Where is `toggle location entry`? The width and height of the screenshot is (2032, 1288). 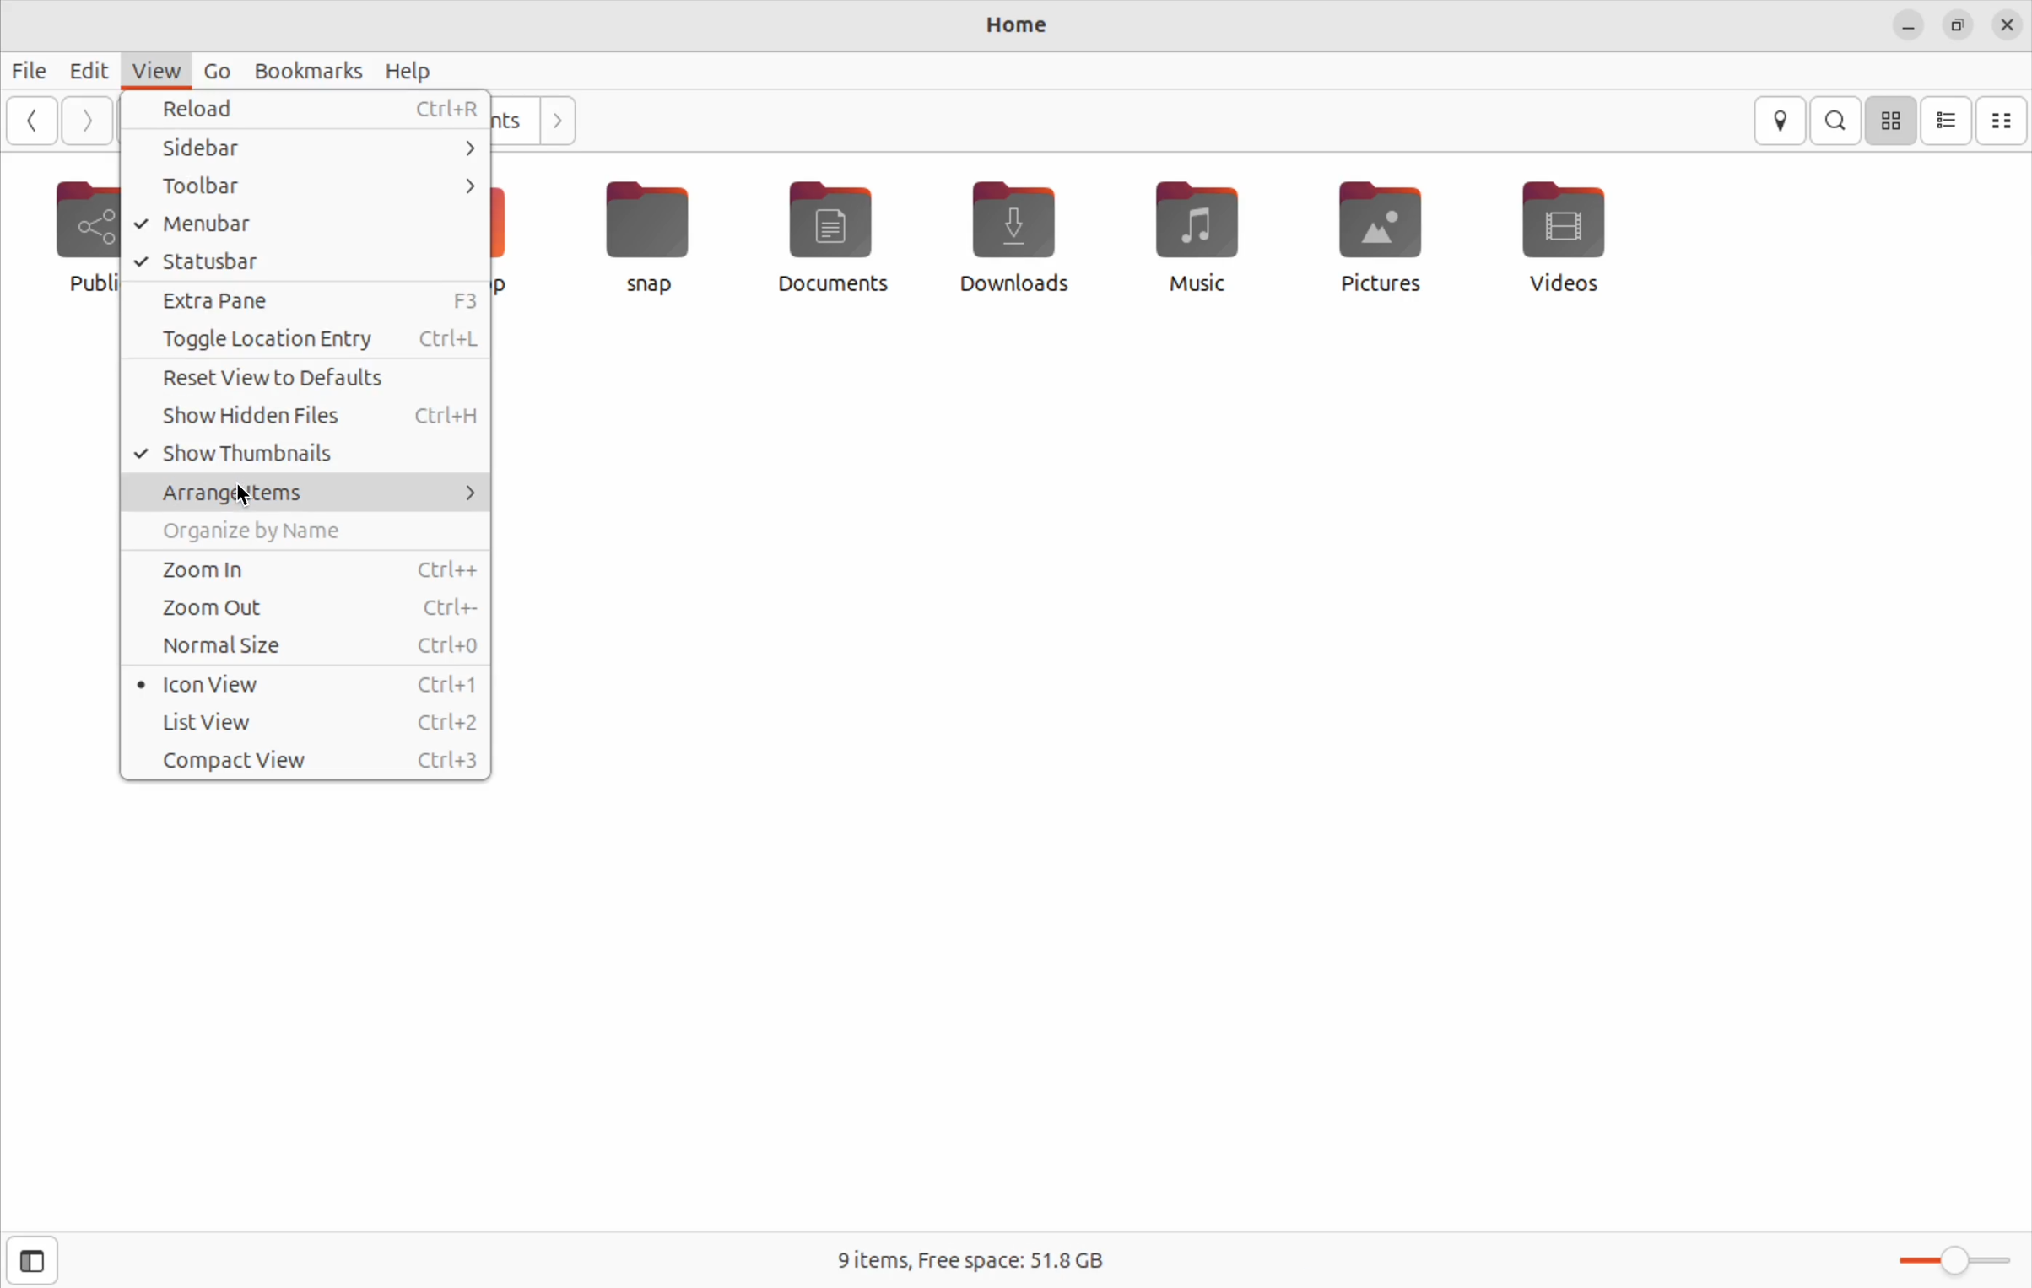
toggle location entry is located at coordinates (311, 339).